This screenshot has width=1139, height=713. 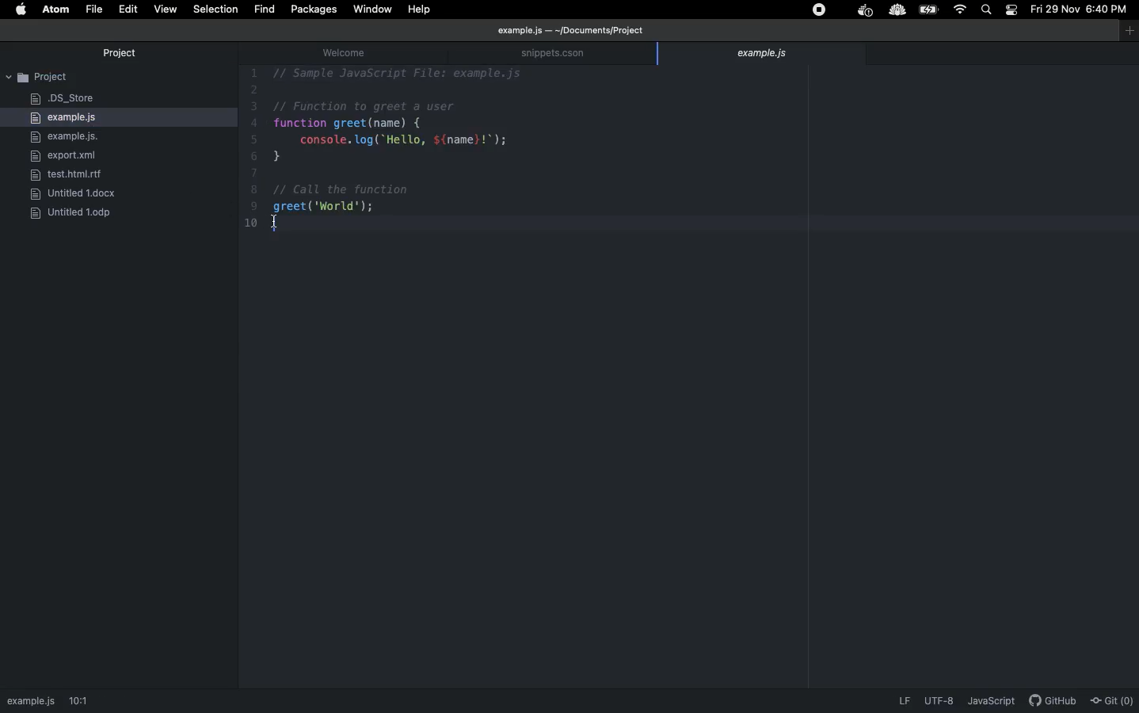 What do you see at coordinates (1011, 10) in the screenshot?
I see `Notification` at bounding box center [1011, 10].